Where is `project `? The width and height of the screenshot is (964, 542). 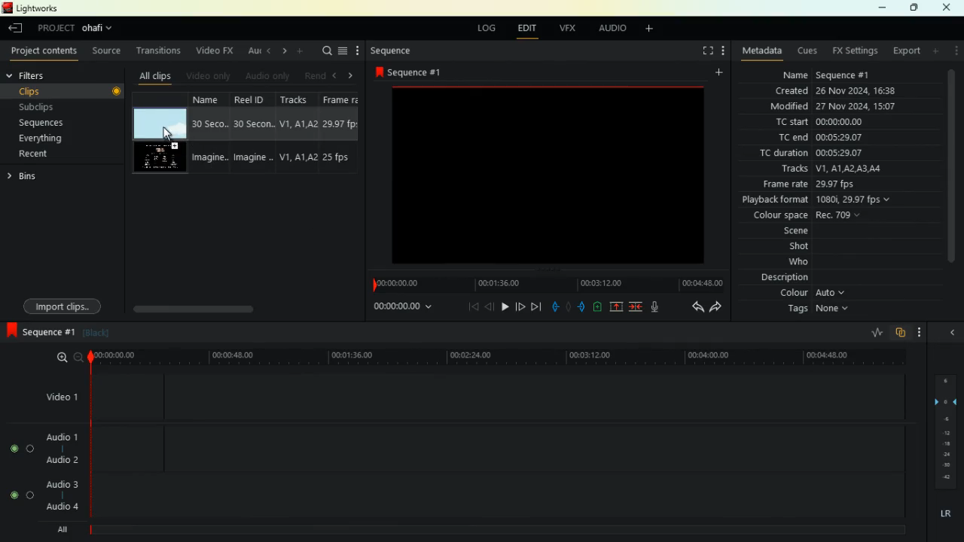 project  is located at coordinates (76, 29).